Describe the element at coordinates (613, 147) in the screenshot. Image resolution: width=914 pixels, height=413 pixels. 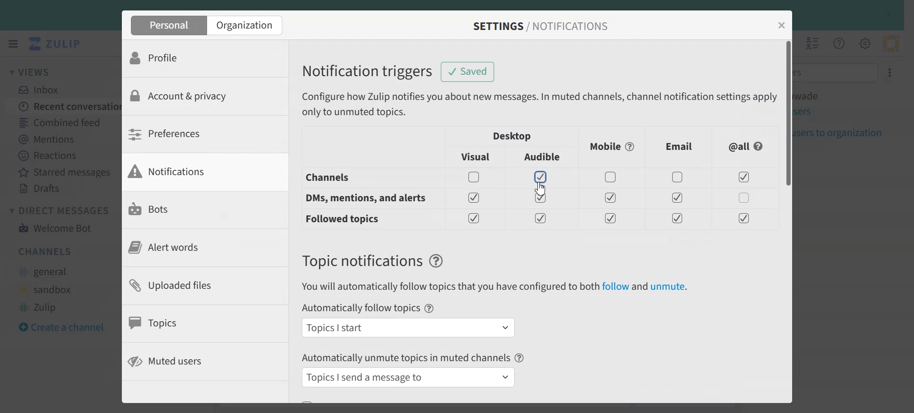
I see `Mobile` at that location.